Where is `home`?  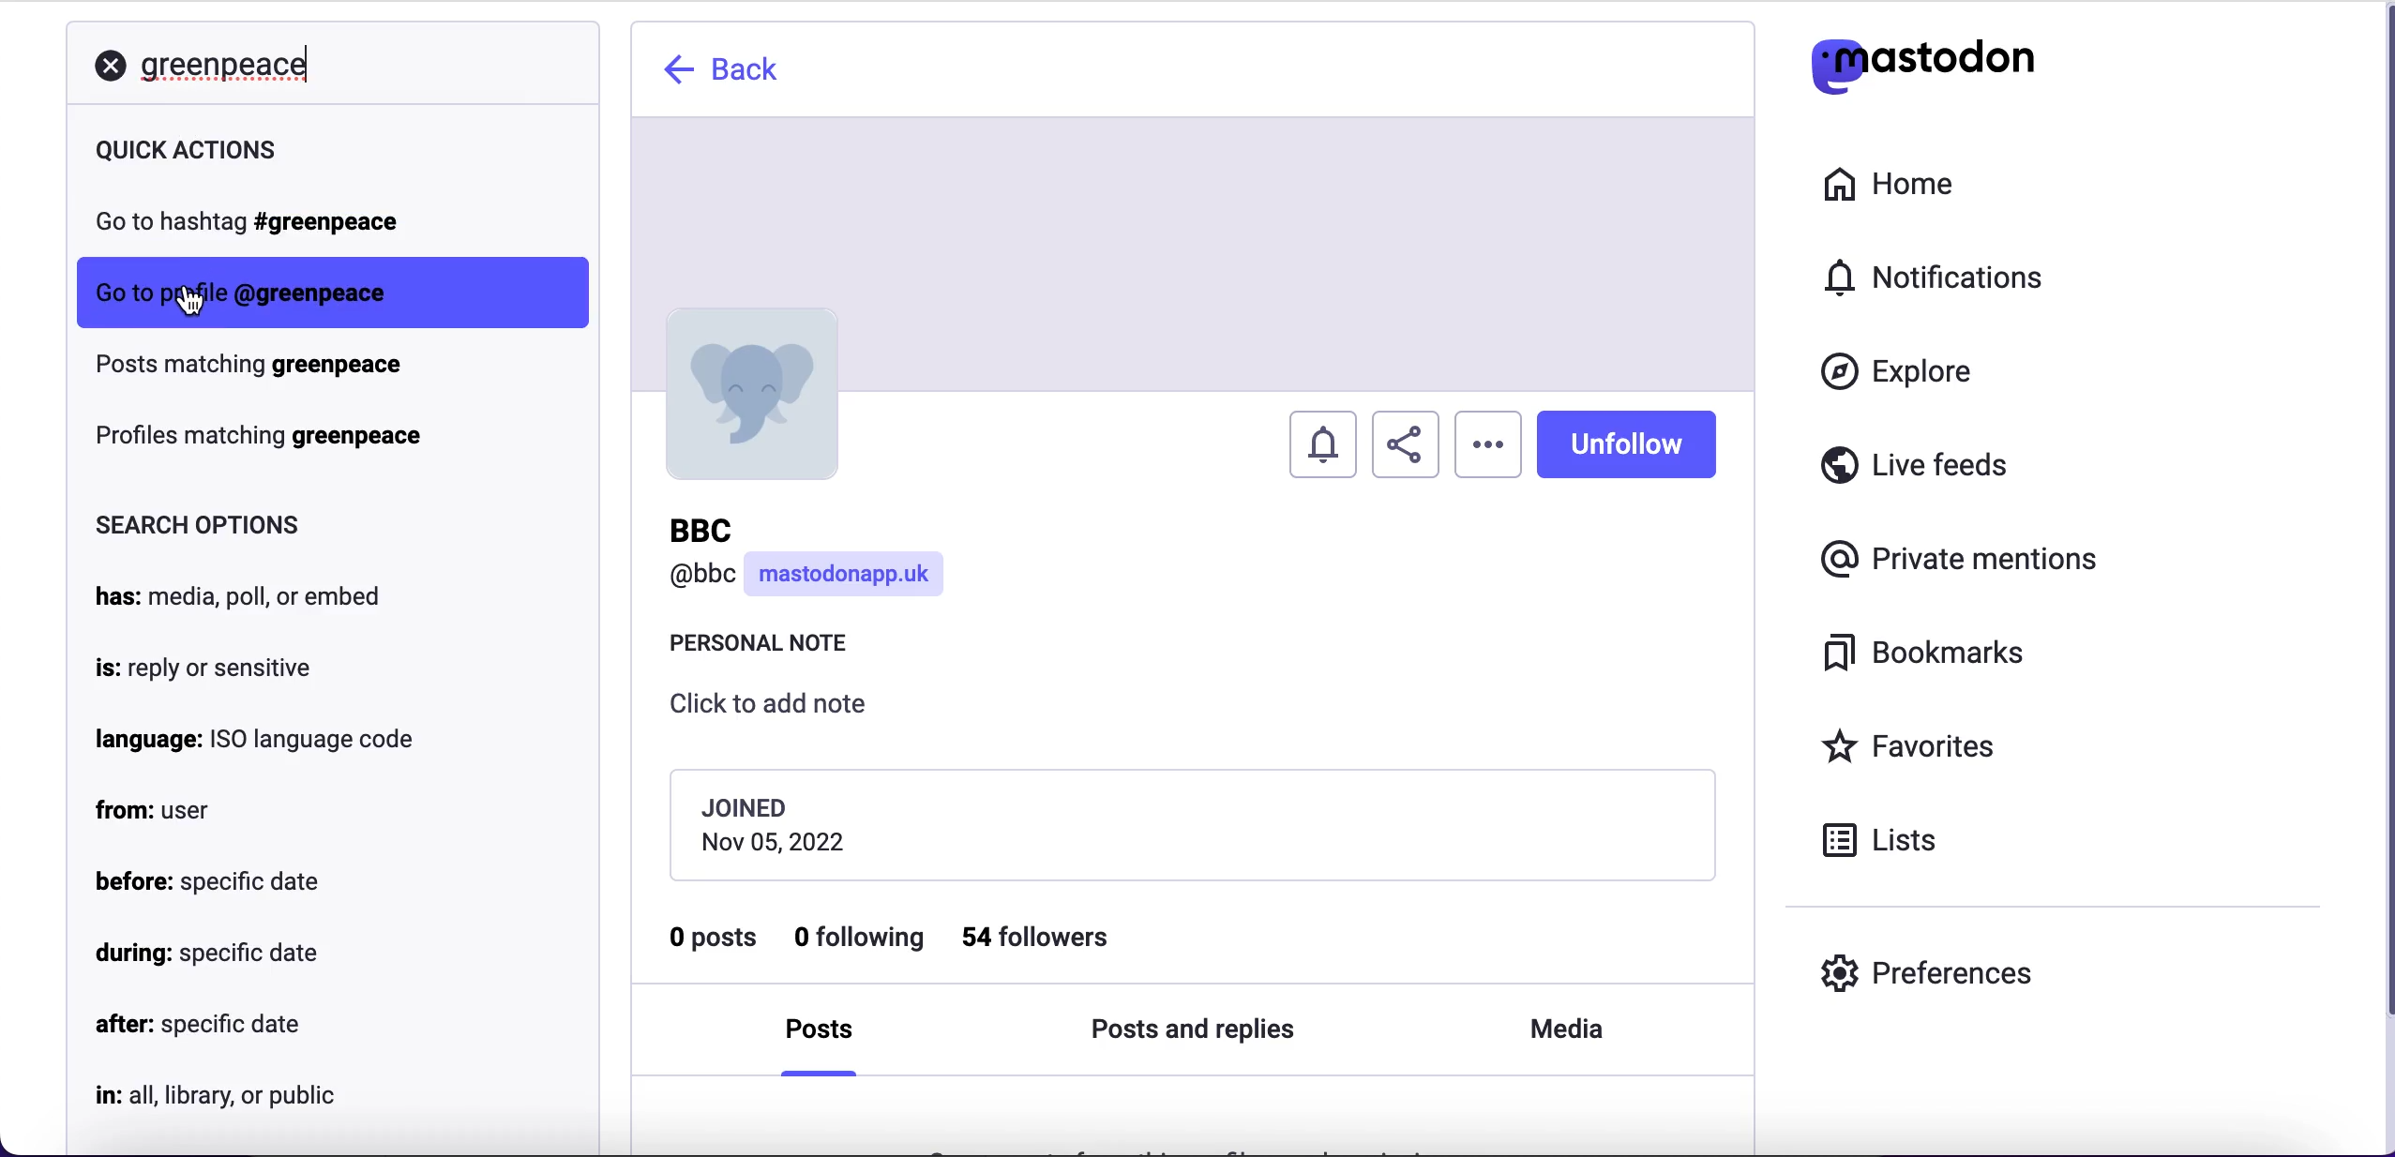
home is located at coordinates (1885, 185).